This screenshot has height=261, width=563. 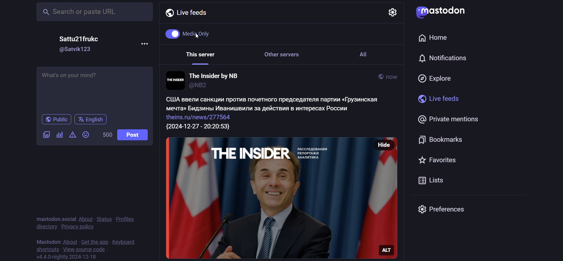 I want to click on profile picture, so click(x=174, y=80).